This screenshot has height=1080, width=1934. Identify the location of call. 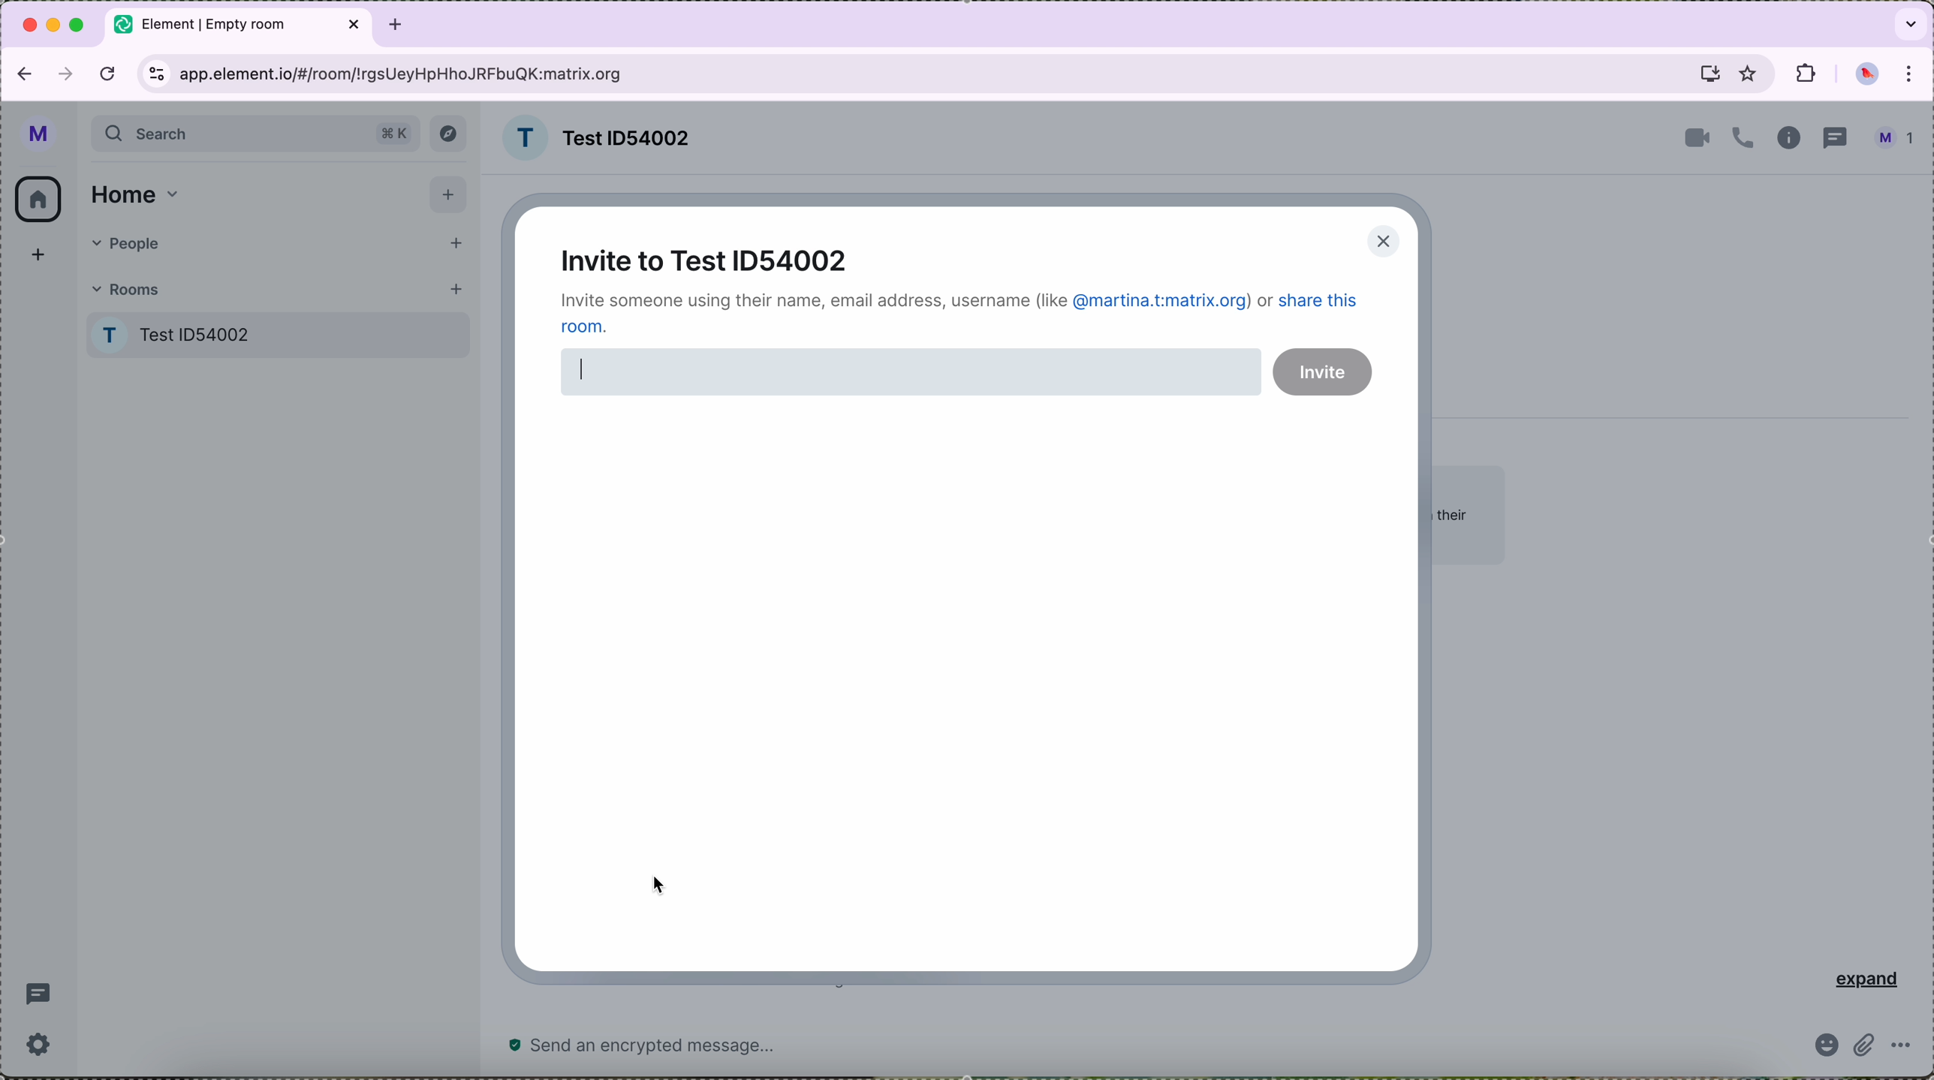
(1743, 140).